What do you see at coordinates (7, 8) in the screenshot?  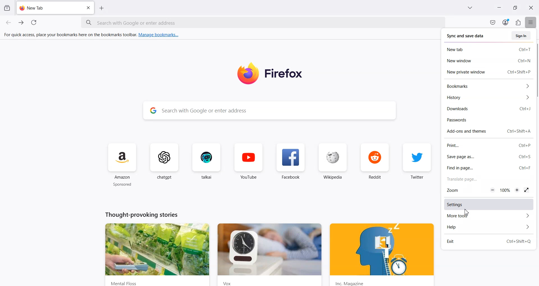 I see `View recent browsing across window` at bounding box center [7, 8].